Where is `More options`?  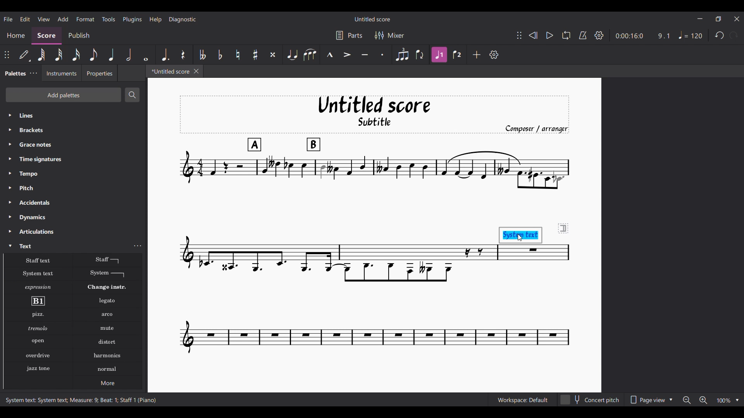
More options is located at coordinates (107, 382).